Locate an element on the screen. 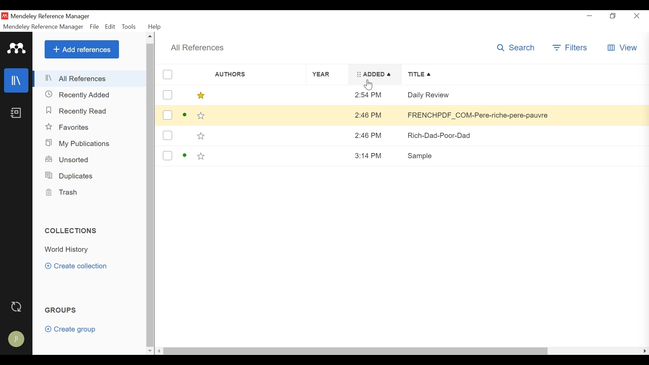  Close is located at coordinates (637, 16).